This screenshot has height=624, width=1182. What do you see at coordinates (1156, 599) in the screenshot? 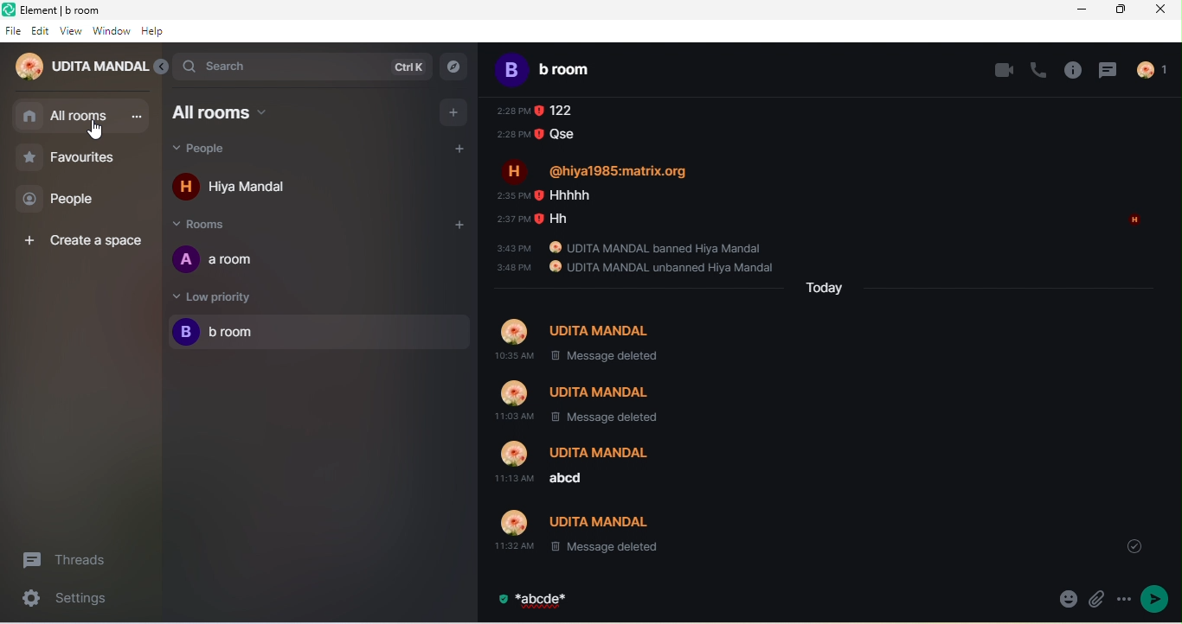
I see `send message` at bounding box center [1156, 599].